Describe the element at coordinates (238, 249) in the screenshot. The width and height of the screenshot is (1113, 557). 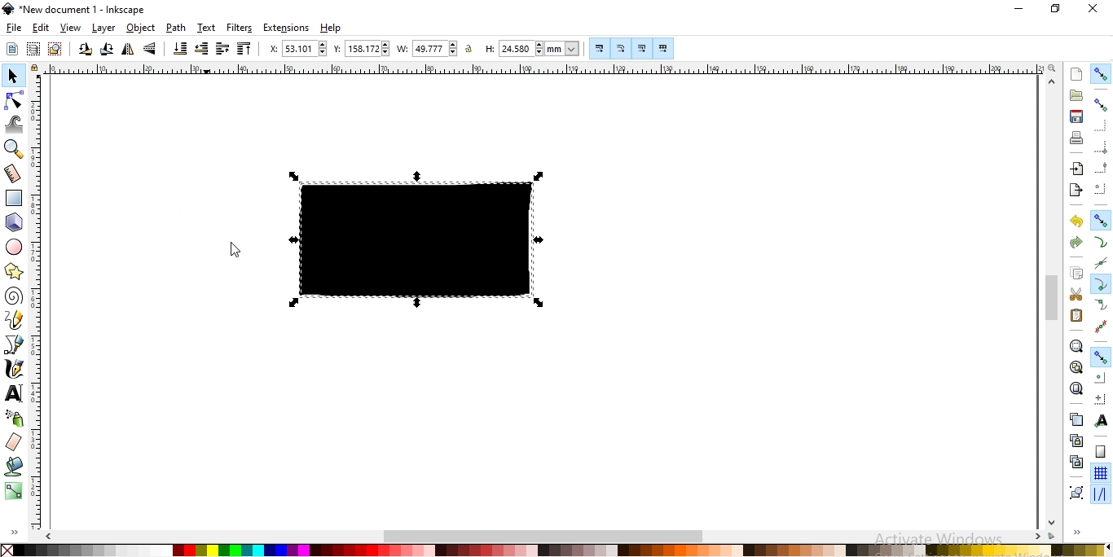
I see `Cursor` at that location.